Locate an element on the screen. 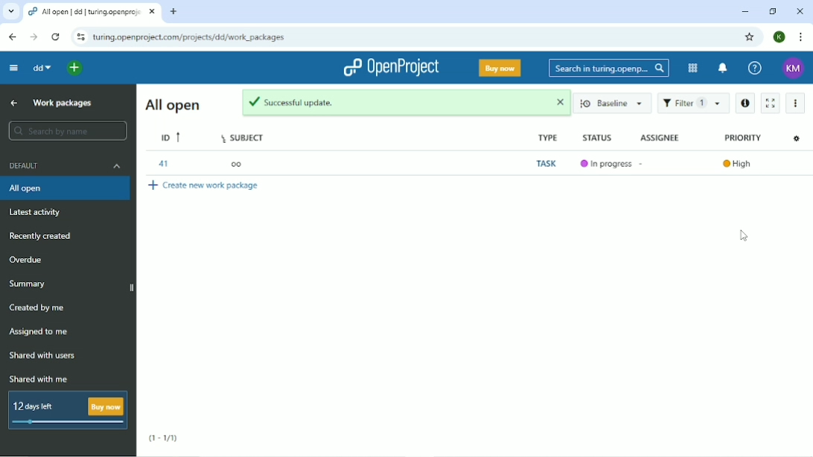 The height and width of the screenshot is (457, 813). Modules is located at coordinates (692, 68).